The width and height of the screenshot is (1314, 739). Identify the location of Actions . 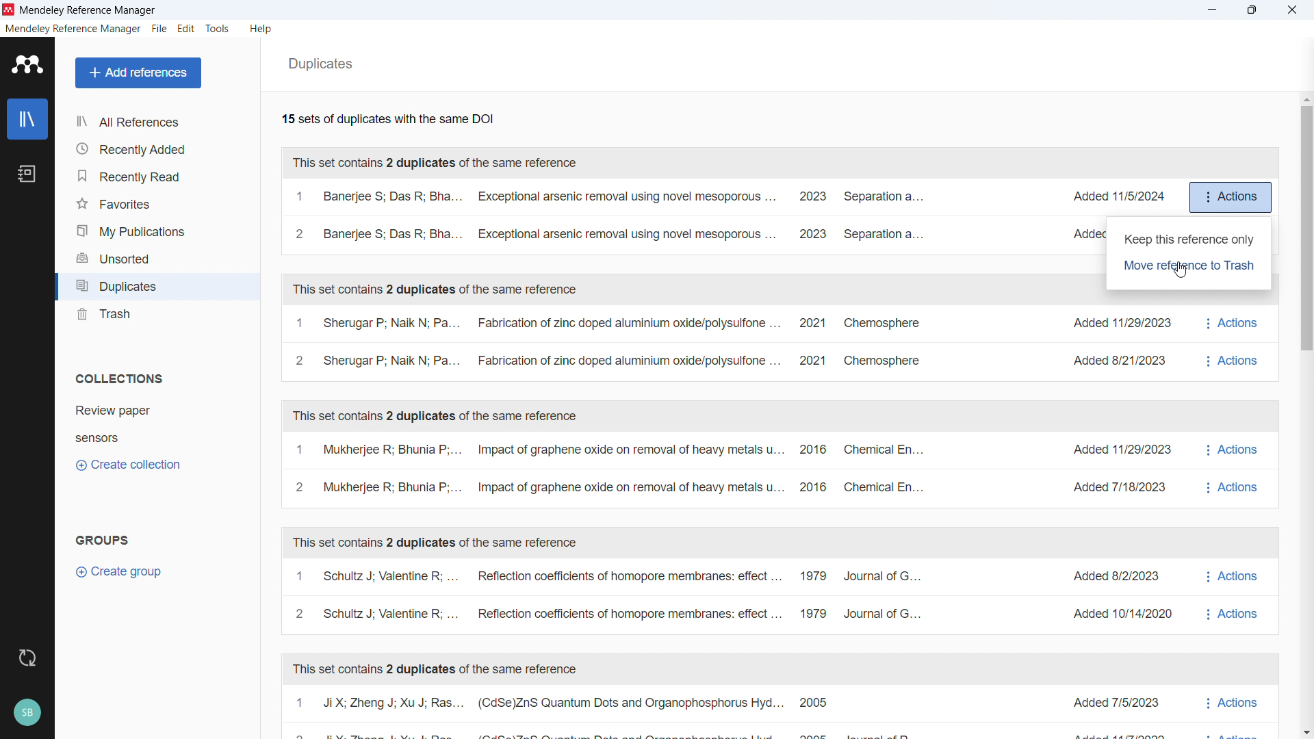
(1231, 470).